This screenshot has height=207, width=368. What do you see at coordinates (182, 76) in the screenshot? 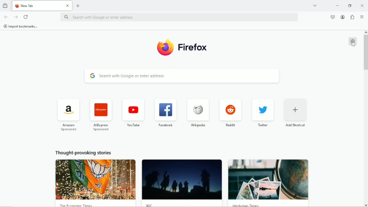
I see `Search with Google or enter address` at bounding box center [182, 76].